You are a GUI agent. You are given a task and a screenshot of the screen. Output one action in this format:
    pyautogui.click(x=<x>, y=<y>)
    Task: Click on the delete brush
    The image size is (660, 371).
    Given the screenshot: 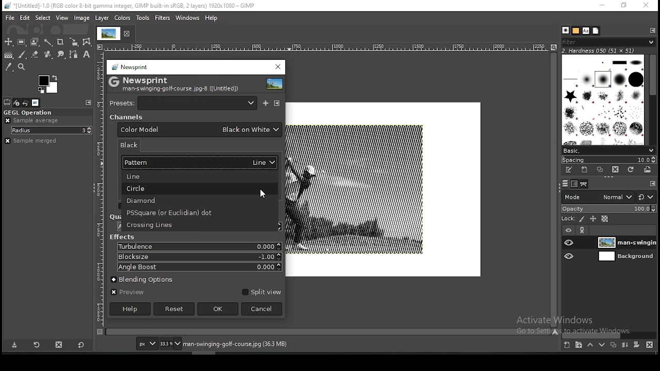 What is the action you would take?
    pyautogui.click(x=615, y=170)
    